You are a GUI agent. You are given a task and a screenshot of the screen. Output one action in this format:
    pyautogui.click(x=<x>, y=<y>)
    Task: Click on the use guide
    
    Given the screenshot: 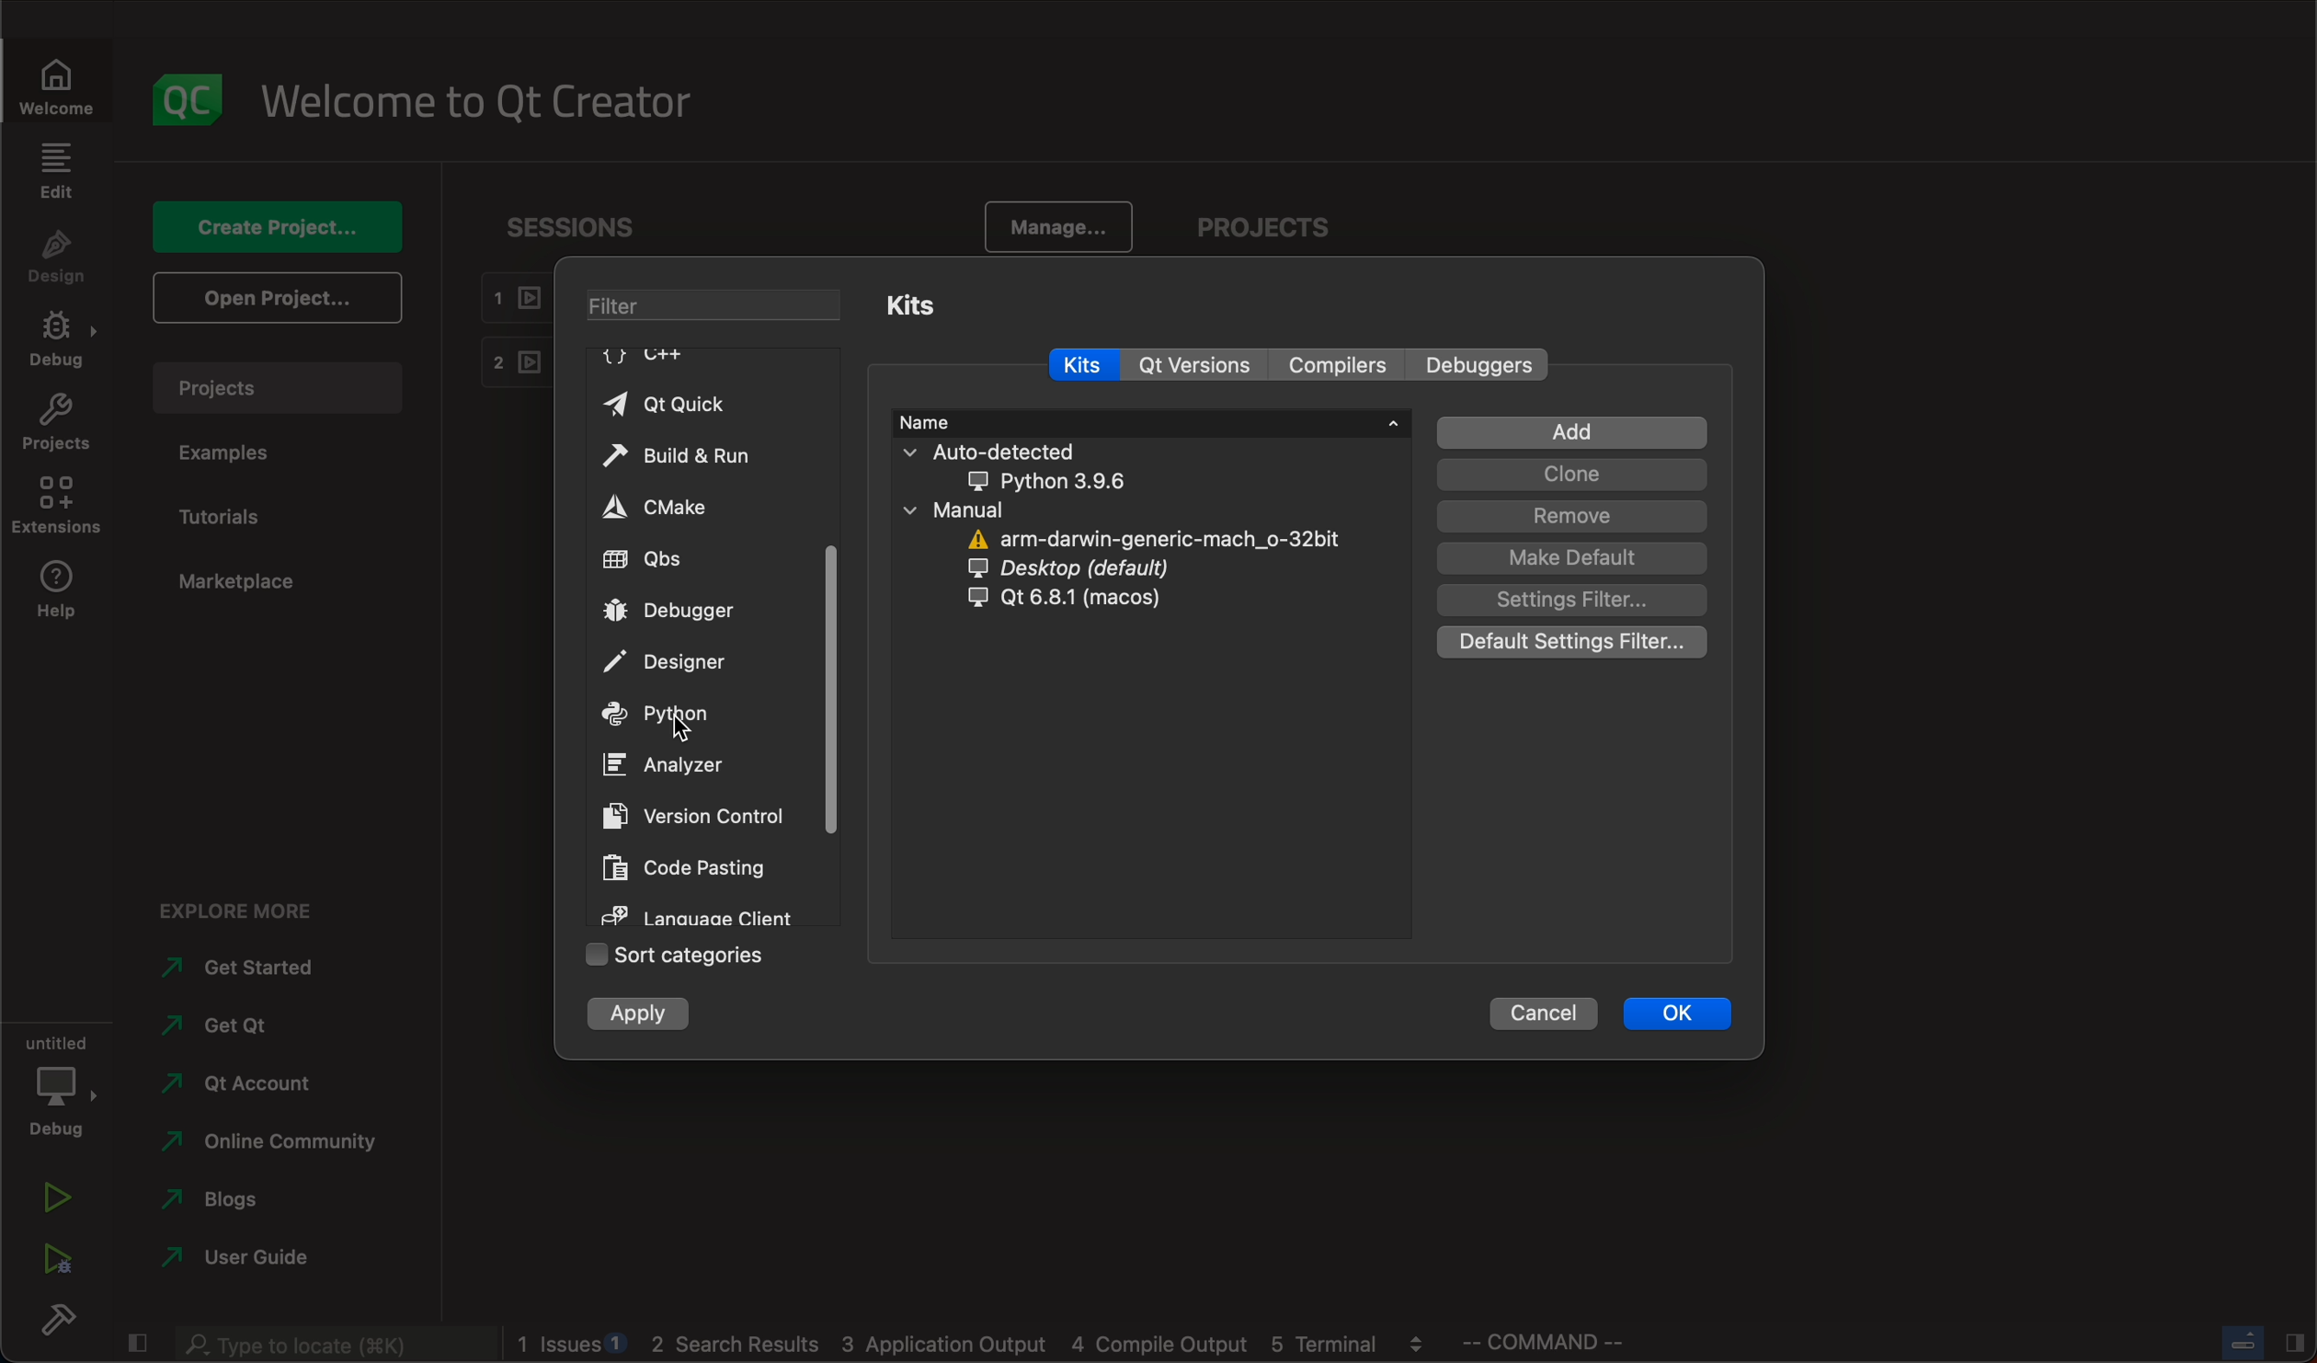 What is the action you would take?
    pyautogui.click(x=240, y=1259)
    